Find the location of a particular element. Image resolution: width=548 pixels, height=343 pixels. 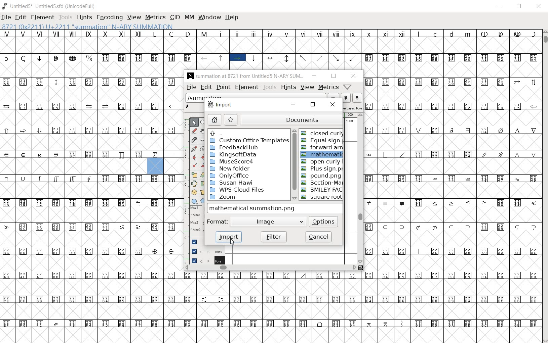

restore is located at coordinates (313, 105).